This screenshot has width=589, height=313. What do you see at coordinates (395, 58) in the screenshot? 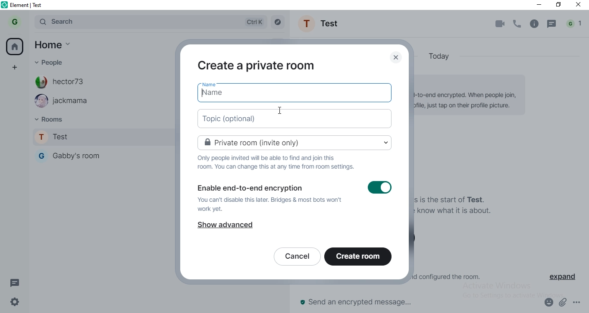
I see `close` at bounding box center [395, 58].